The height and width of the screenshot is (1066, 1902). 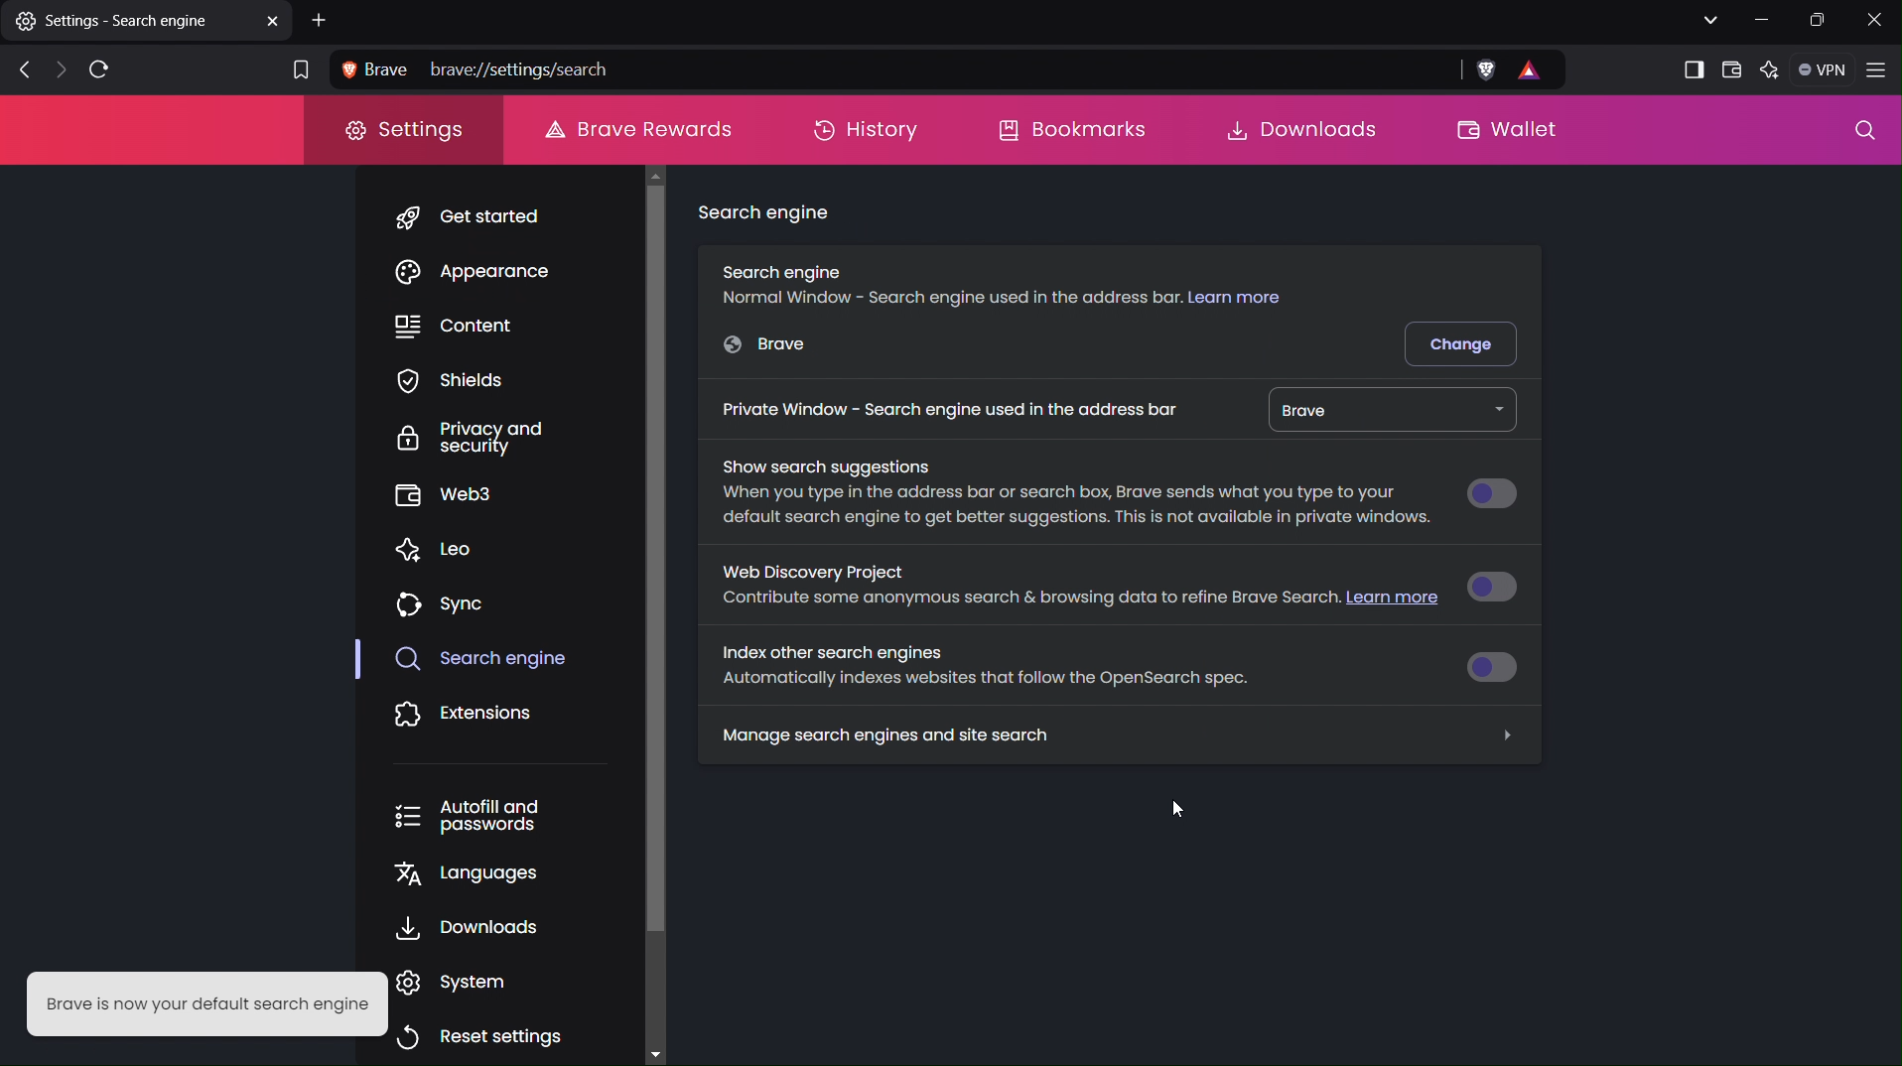 What do you see at coordinates (445, 547) in the screenshot?
I see `Leo` at bounding box center [445, 547].